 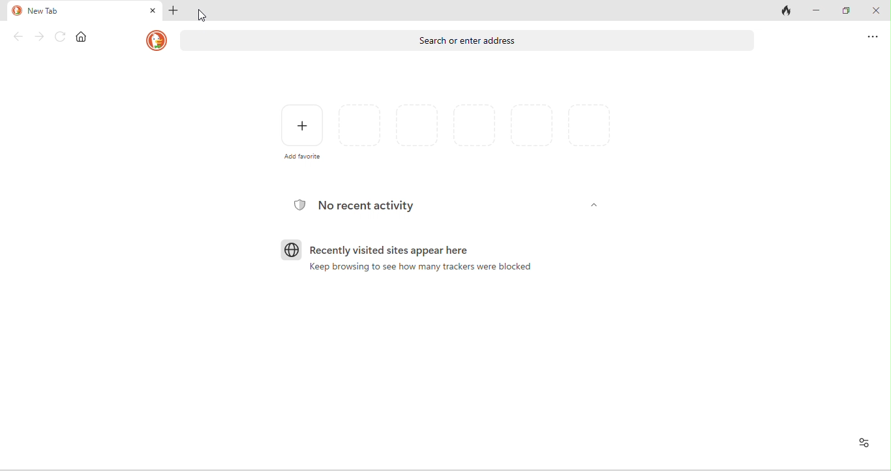 I want to click on close tab and clear data, so click(x=787, y=9).